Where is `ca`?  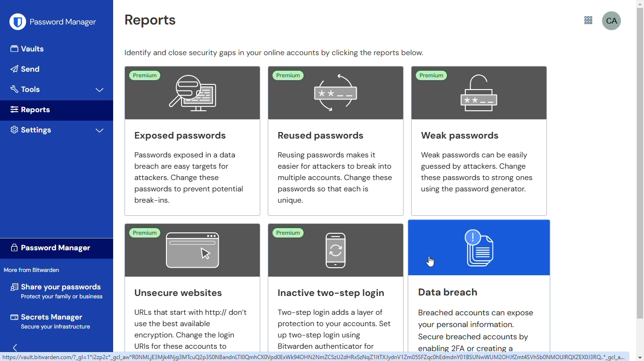
ca is located at coordinates (612, 20).